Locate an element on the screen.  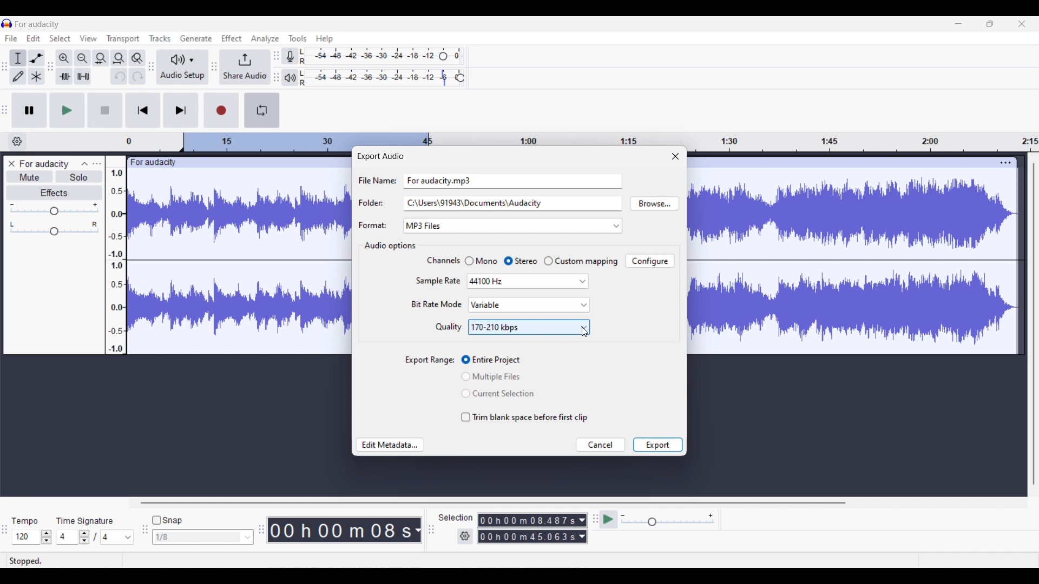
Volume scale is located at coordinates (54, 209).